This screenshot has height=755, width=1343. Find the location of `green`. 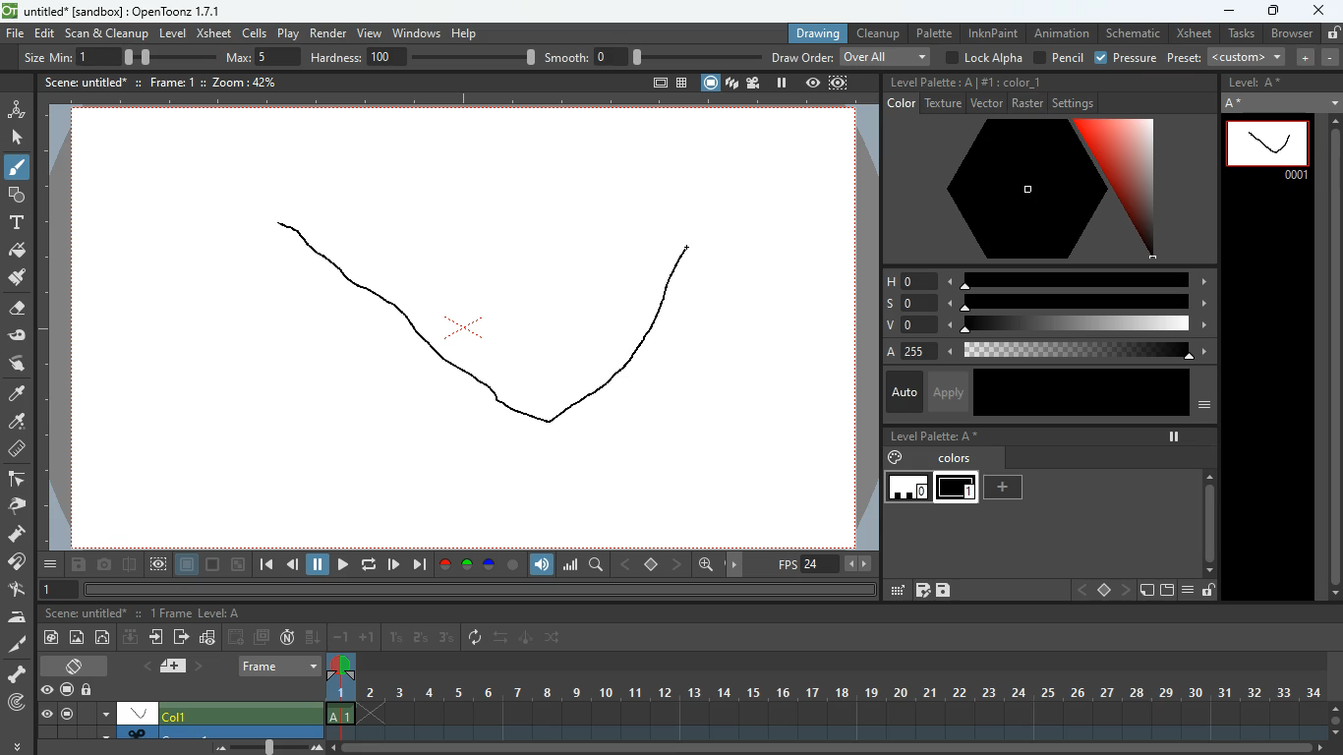

green is located at coordinates (467, 565).